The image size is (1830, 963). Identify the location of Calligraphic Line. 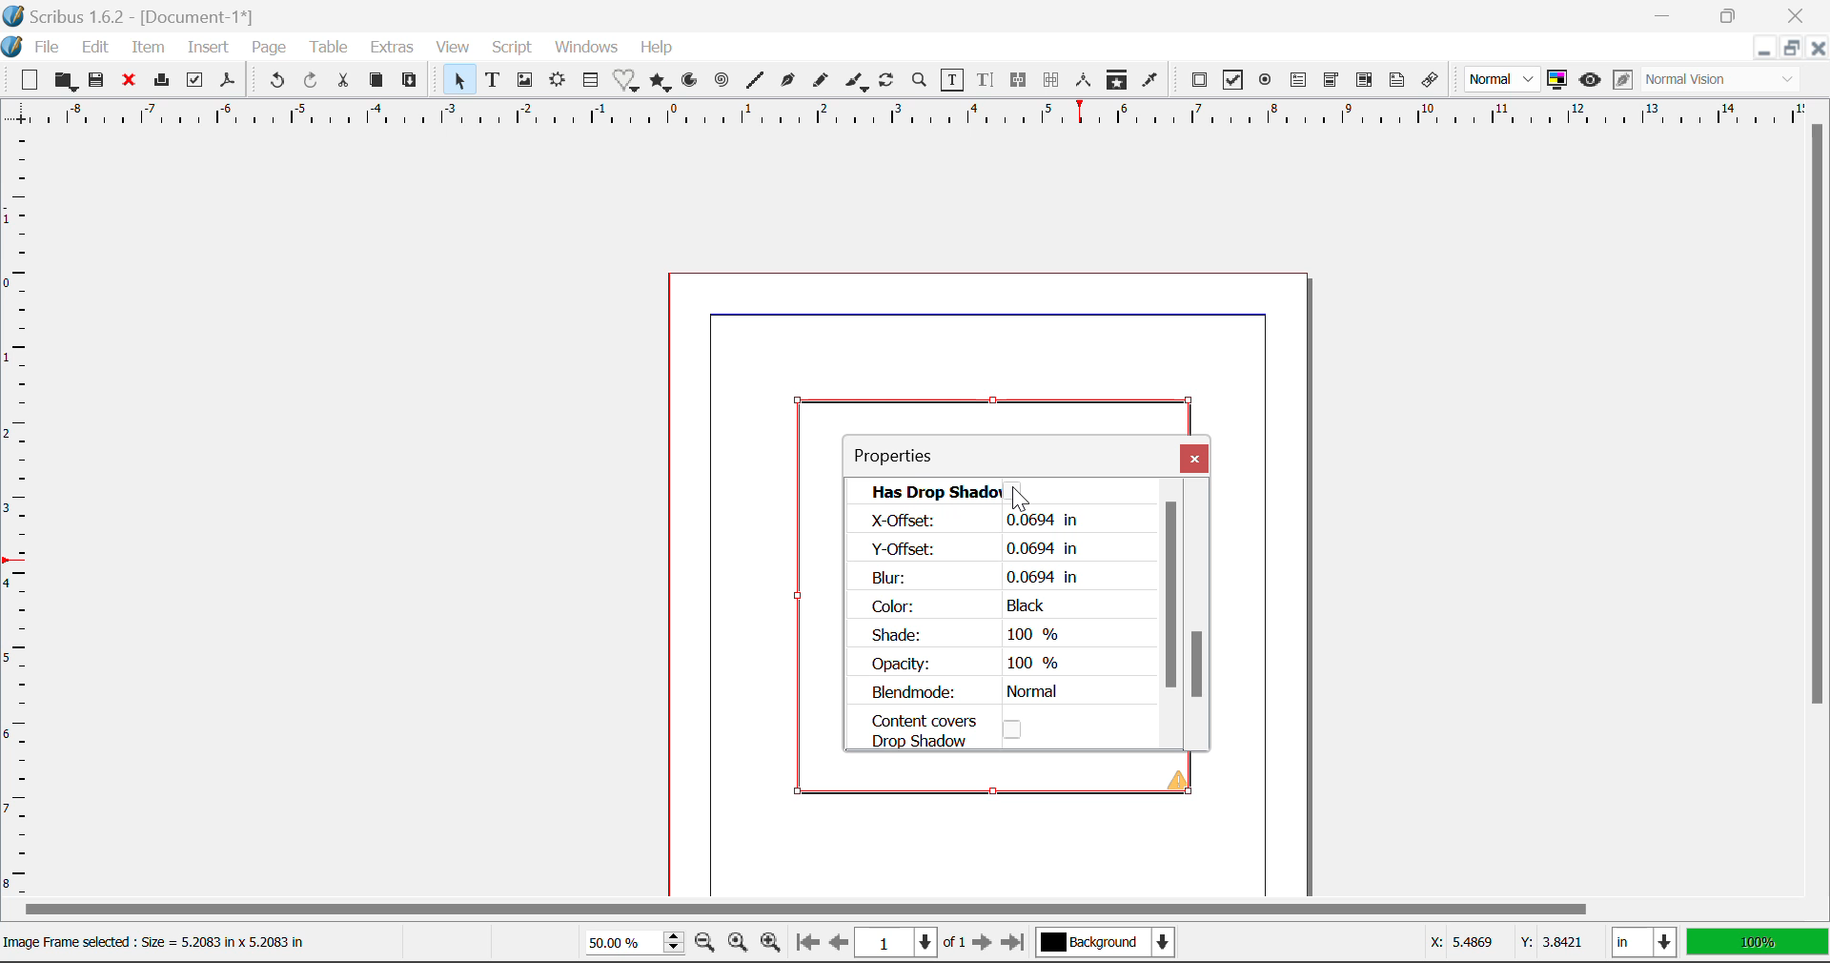
(858, 84).